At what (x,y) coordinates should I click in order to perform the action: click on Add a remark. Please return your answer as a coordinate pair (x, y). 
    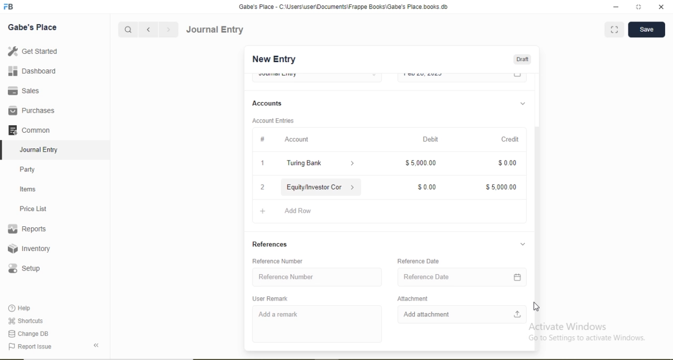
    Looking at the image, I should click on (279, 315).